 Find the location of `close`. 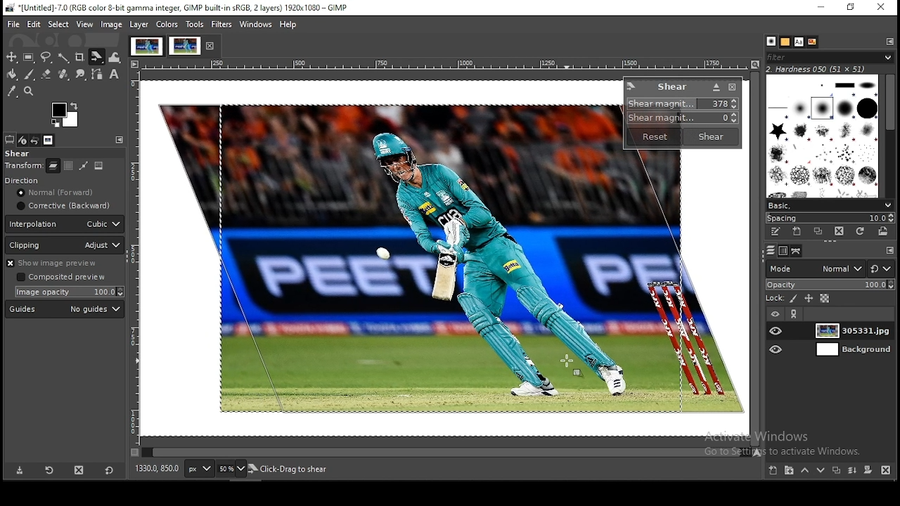

close is located at coordinates (732, 89).